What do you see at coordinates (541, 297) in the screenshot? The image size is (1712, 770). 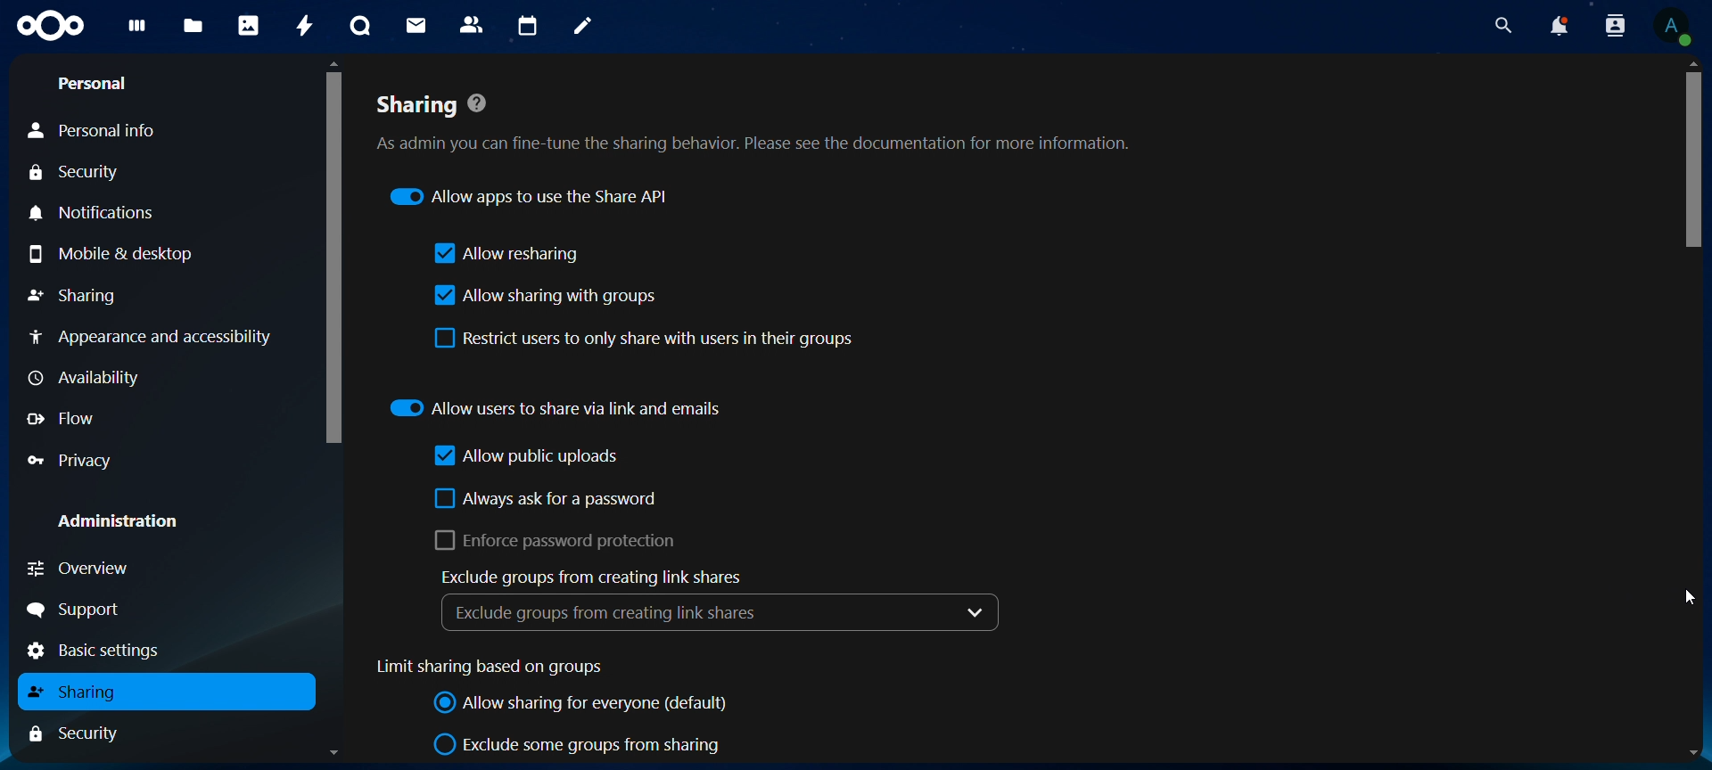 I see `allow sharing with groups` at bounding box center [541, 297].